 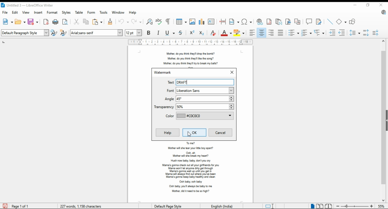 I want to click on window, so click(x=118, y=12).